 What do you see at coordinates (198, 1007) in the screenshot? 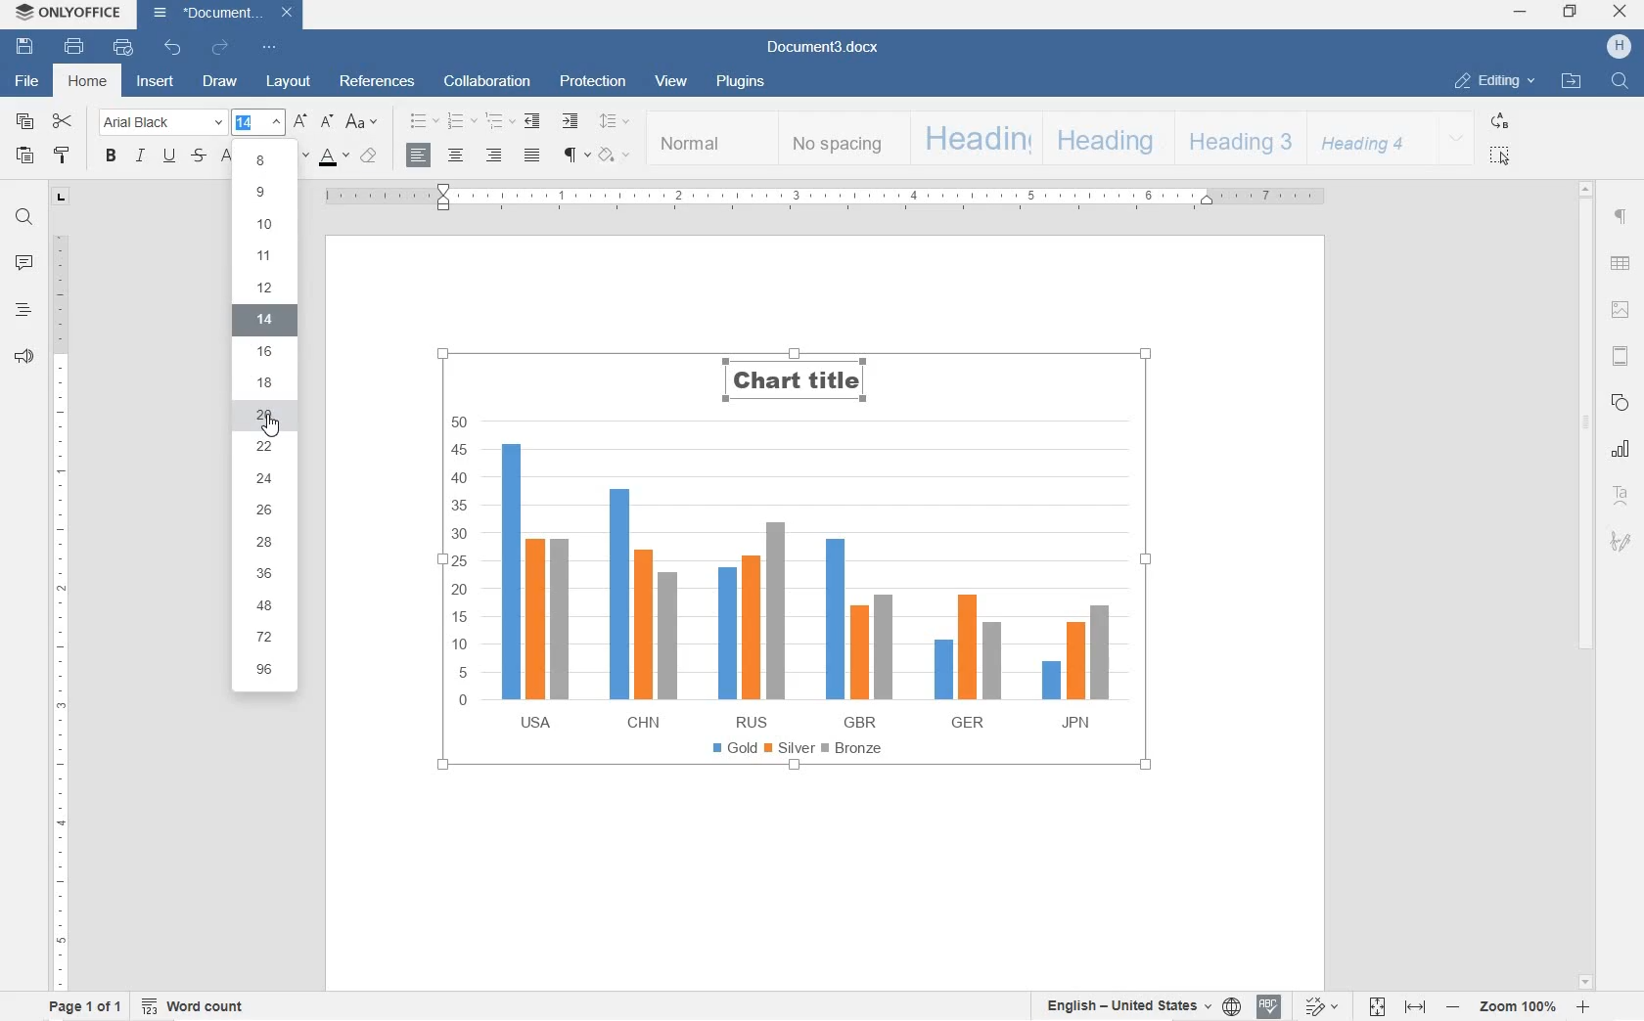
I see `WORD COUNT` at bounding box center [198, 1007].